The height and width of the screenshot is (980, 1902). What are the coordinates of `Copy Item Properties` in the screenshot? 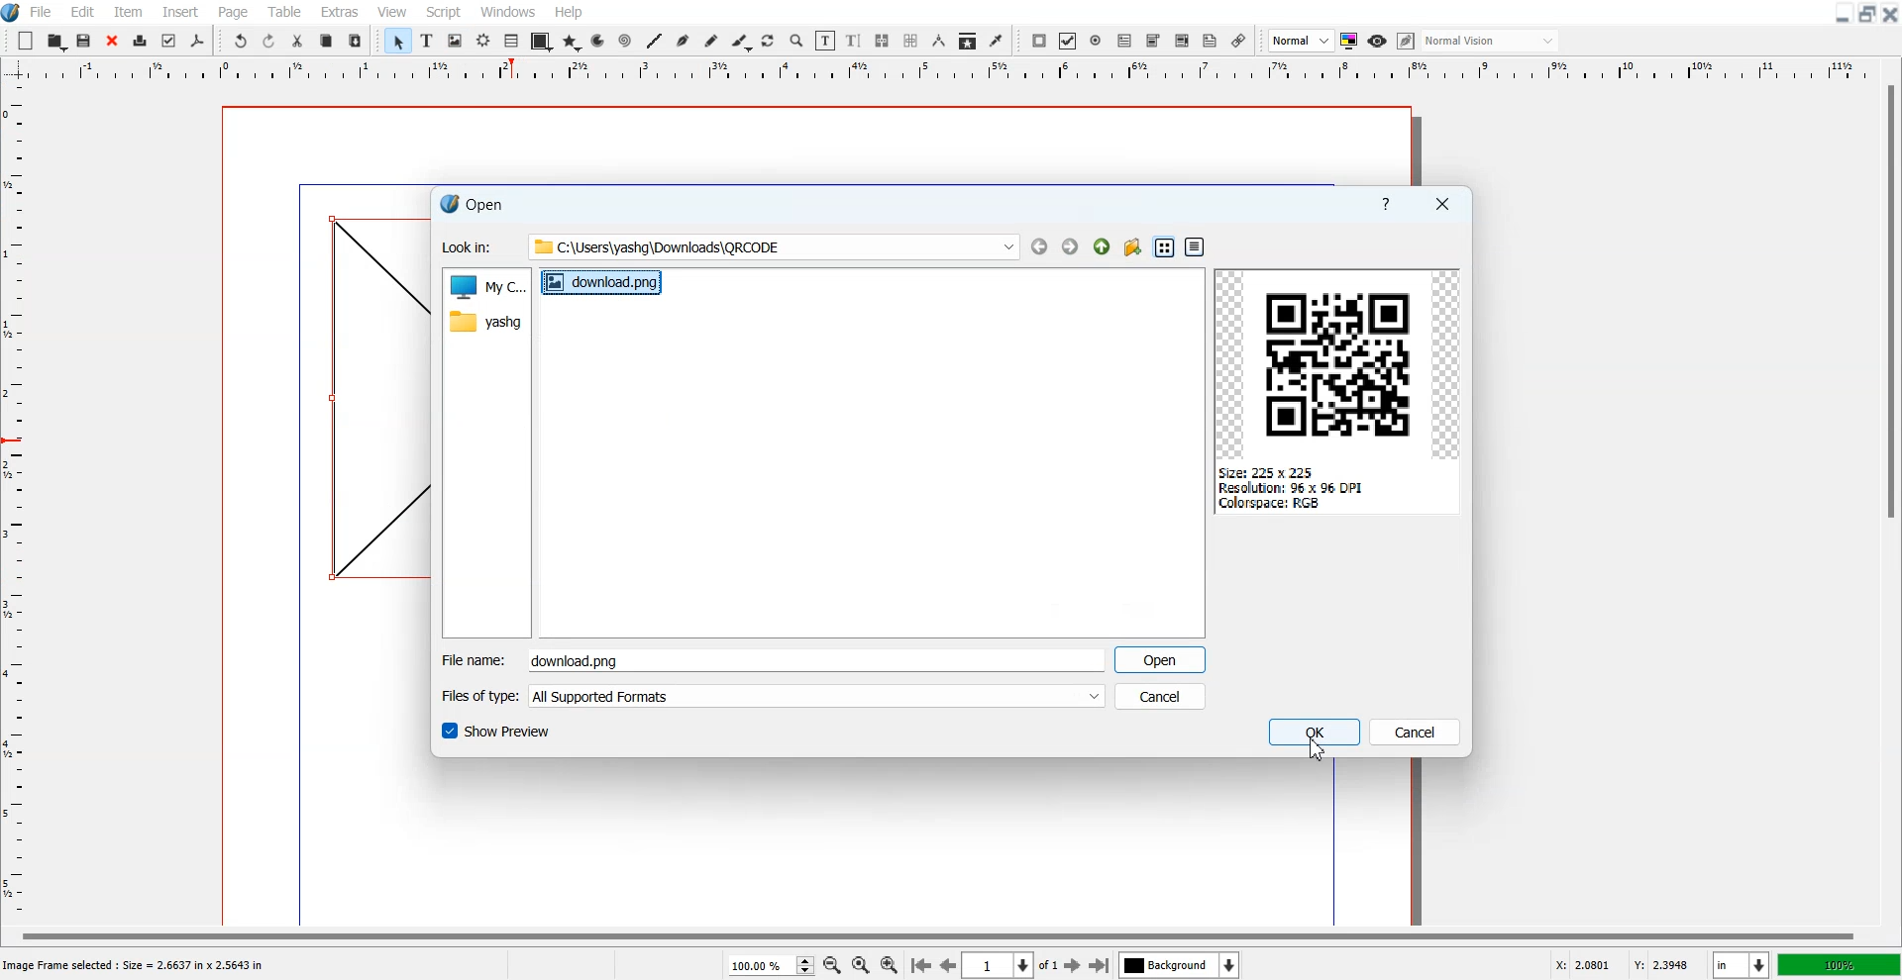 It's located at (967, 41).